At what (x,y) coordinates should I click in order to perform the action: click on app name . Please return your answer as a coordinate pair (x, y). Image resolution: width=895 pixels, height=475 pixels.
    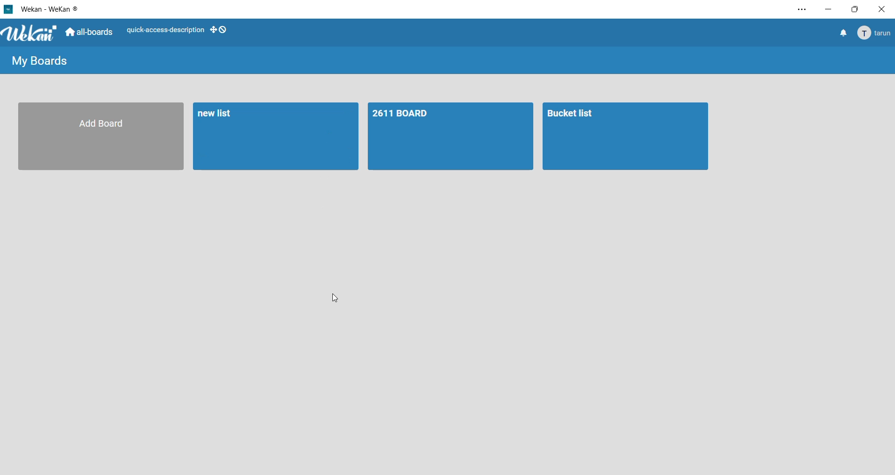
    Looking at the image, I should click on (51, 8).